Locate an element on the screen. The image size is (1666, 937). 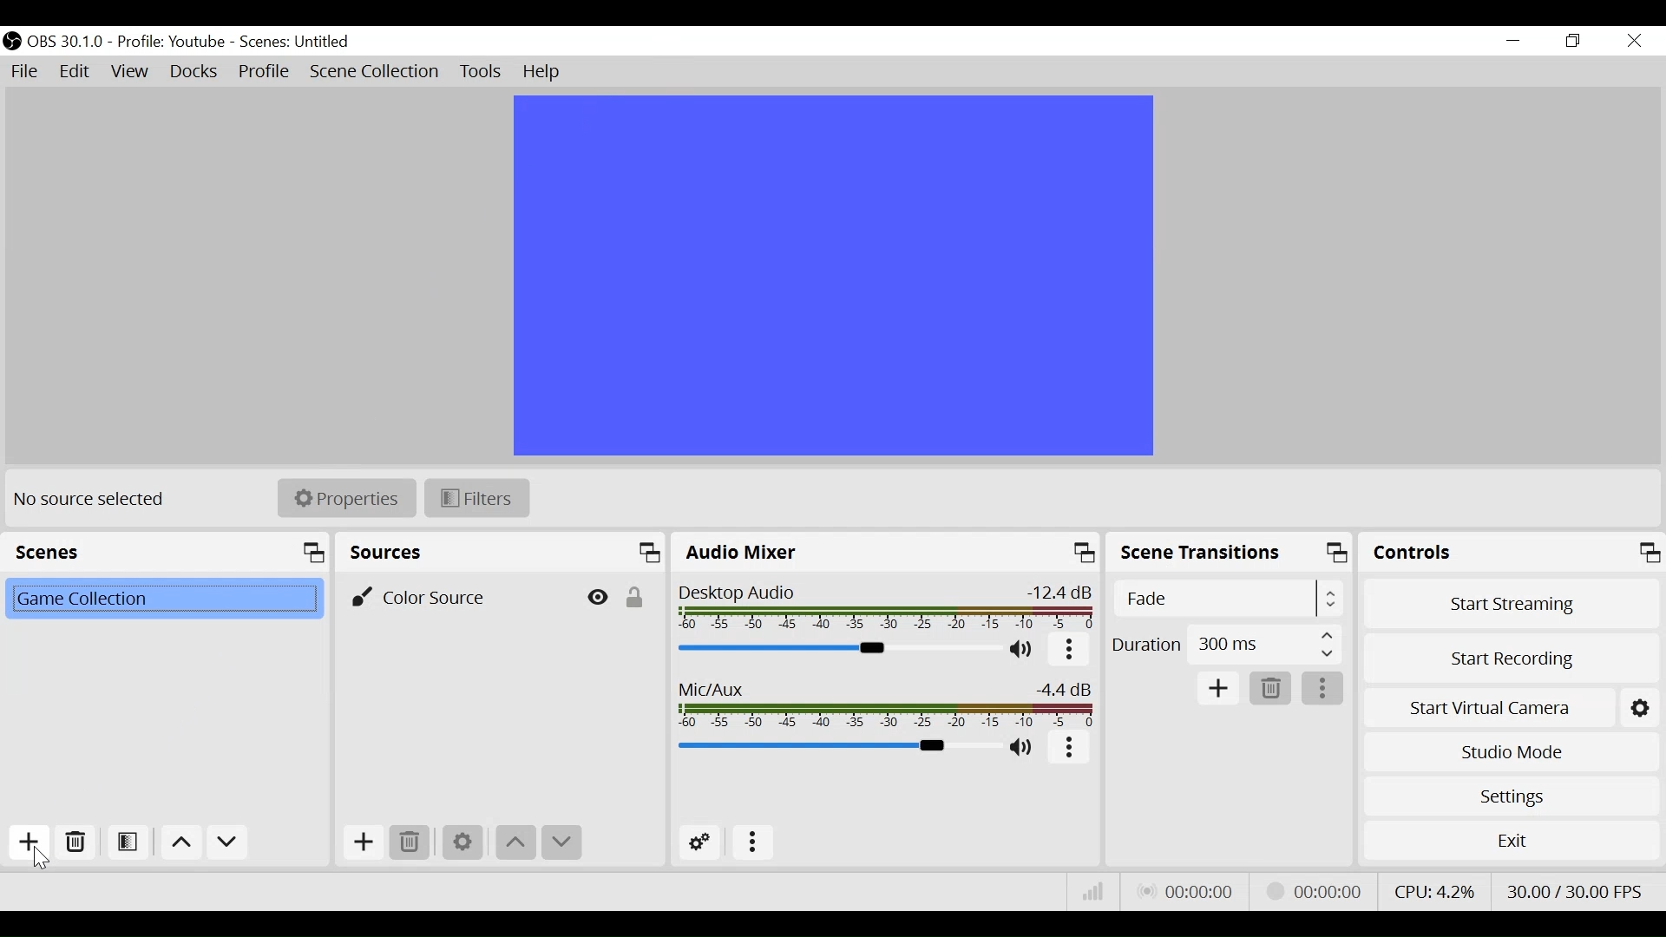
OBS Desktop Icon is located at coordinates (11, 41).